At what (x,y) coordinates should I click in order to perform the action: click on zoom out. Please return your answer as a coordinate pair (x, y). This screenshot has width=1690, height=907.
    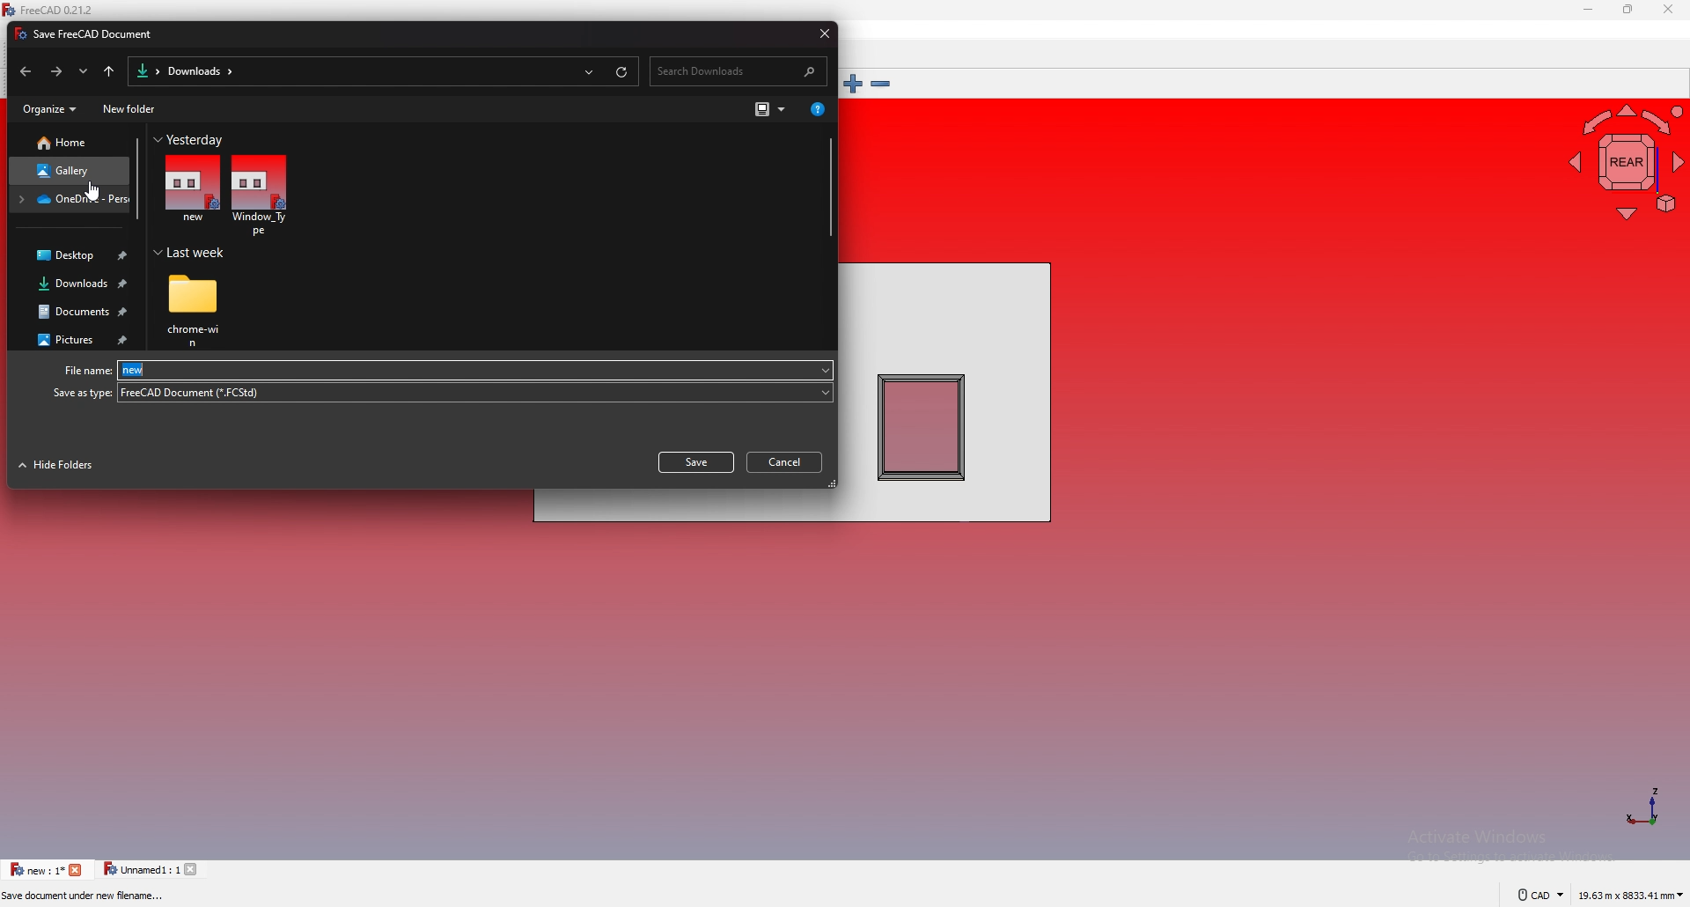
    Looking at the image, I should click on (881, 84).